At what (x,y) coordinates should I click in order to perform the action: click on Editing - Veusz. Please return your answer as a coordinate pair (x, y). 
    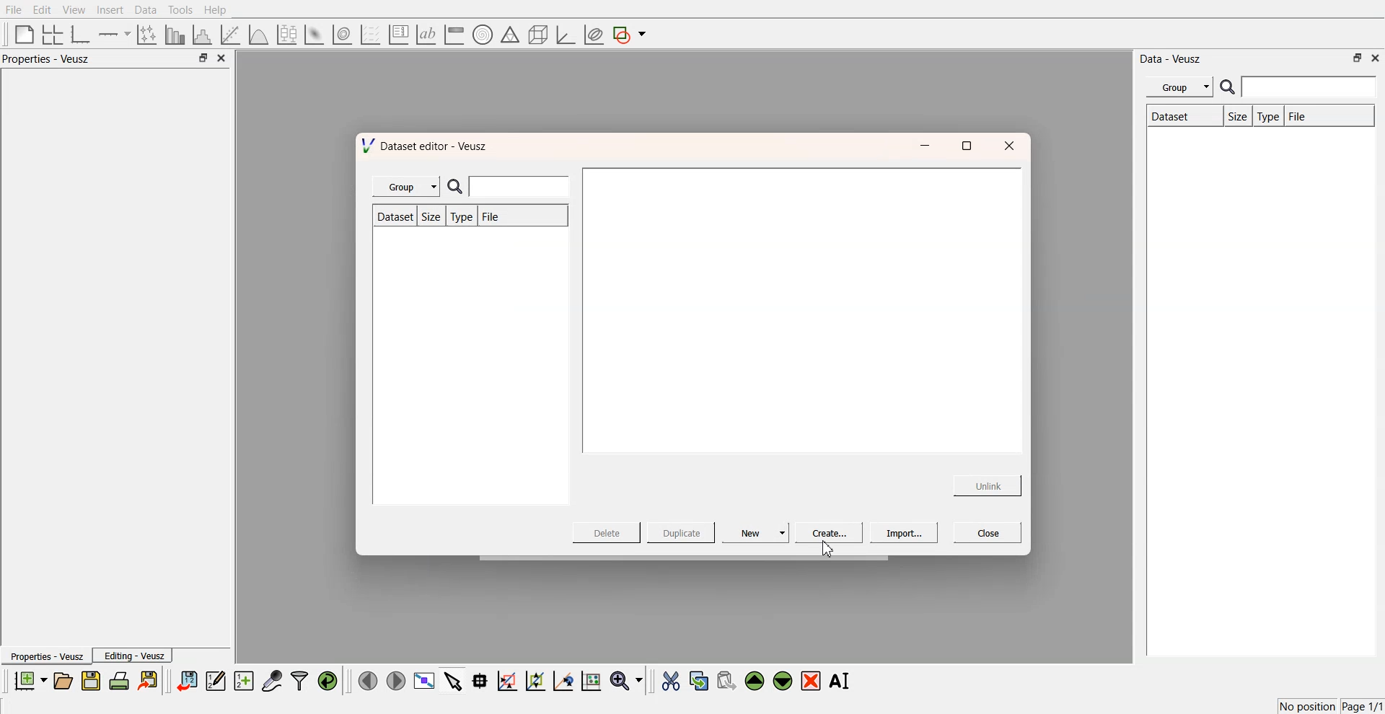
    Looking at the image, I should click on (134, 656).